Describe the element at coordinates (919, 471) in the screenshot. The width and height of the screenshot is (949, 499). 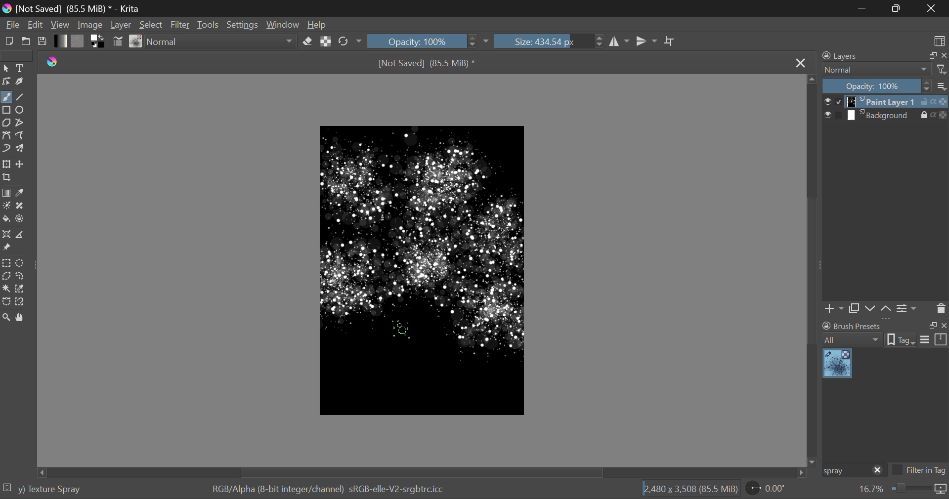
I see `Filter in Tag` at that location.